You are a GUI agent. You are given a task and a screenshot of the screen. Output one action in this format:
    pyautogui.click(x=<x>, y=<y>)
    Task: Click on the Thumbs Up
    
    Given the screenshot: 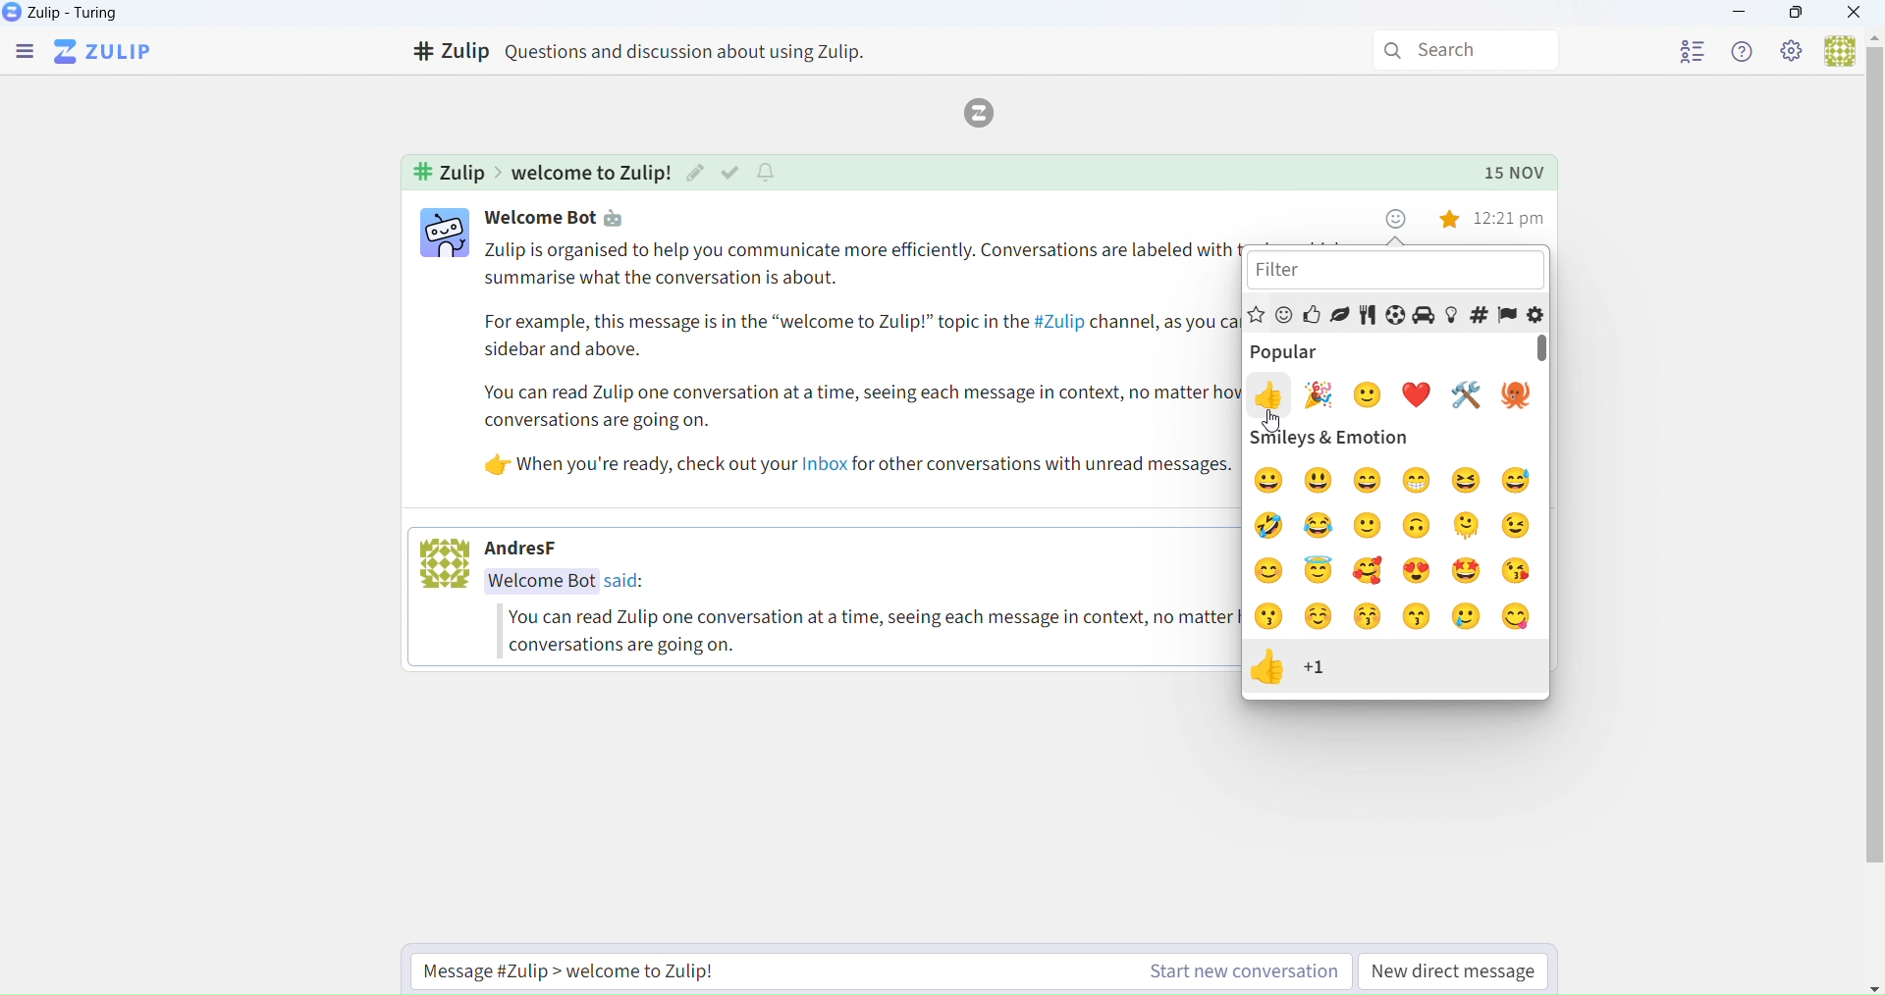 What is the action you would take?
    pyautogui.click(x=1293, y=671)
    